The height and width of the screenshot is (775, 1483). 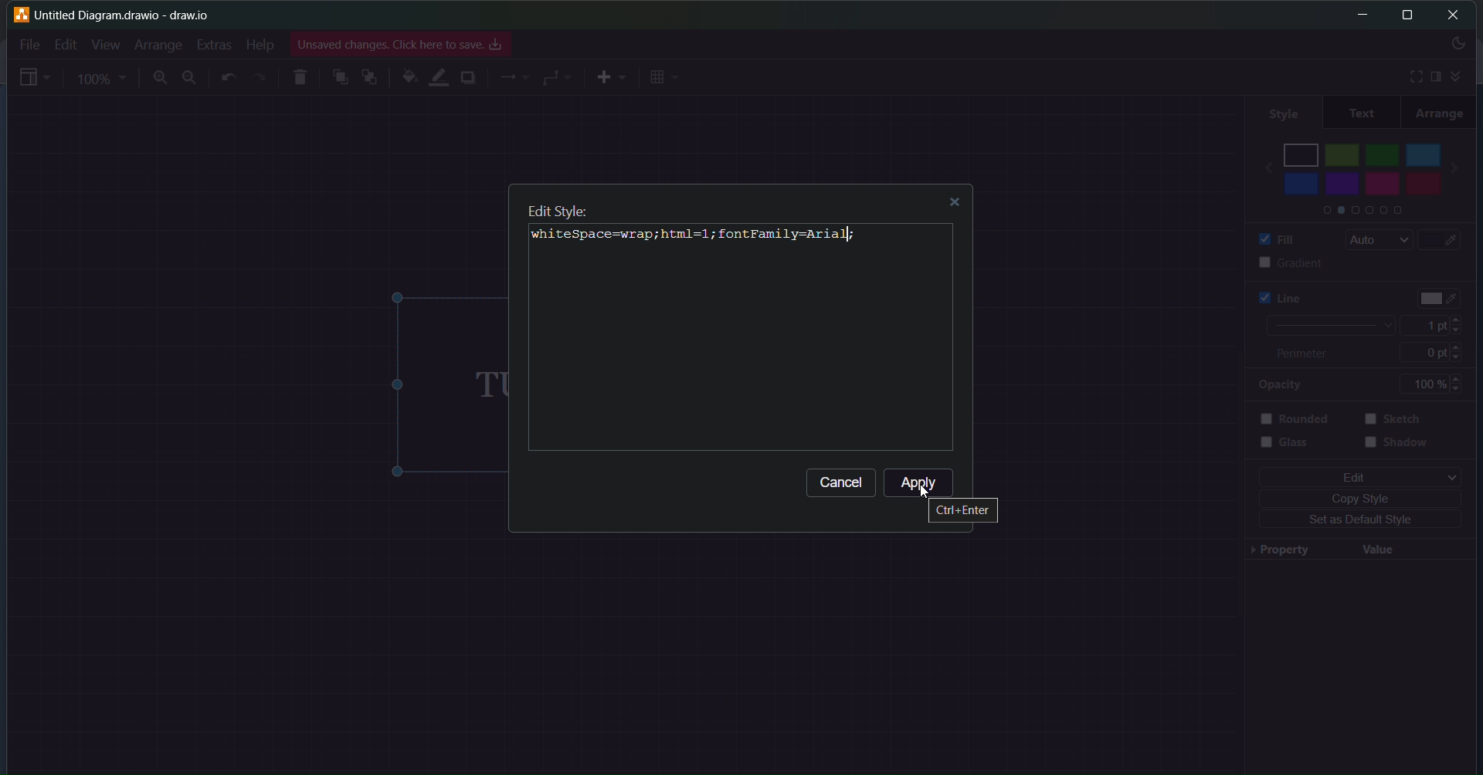 I want to click on 1 pt, so click(x=1437, y=326).